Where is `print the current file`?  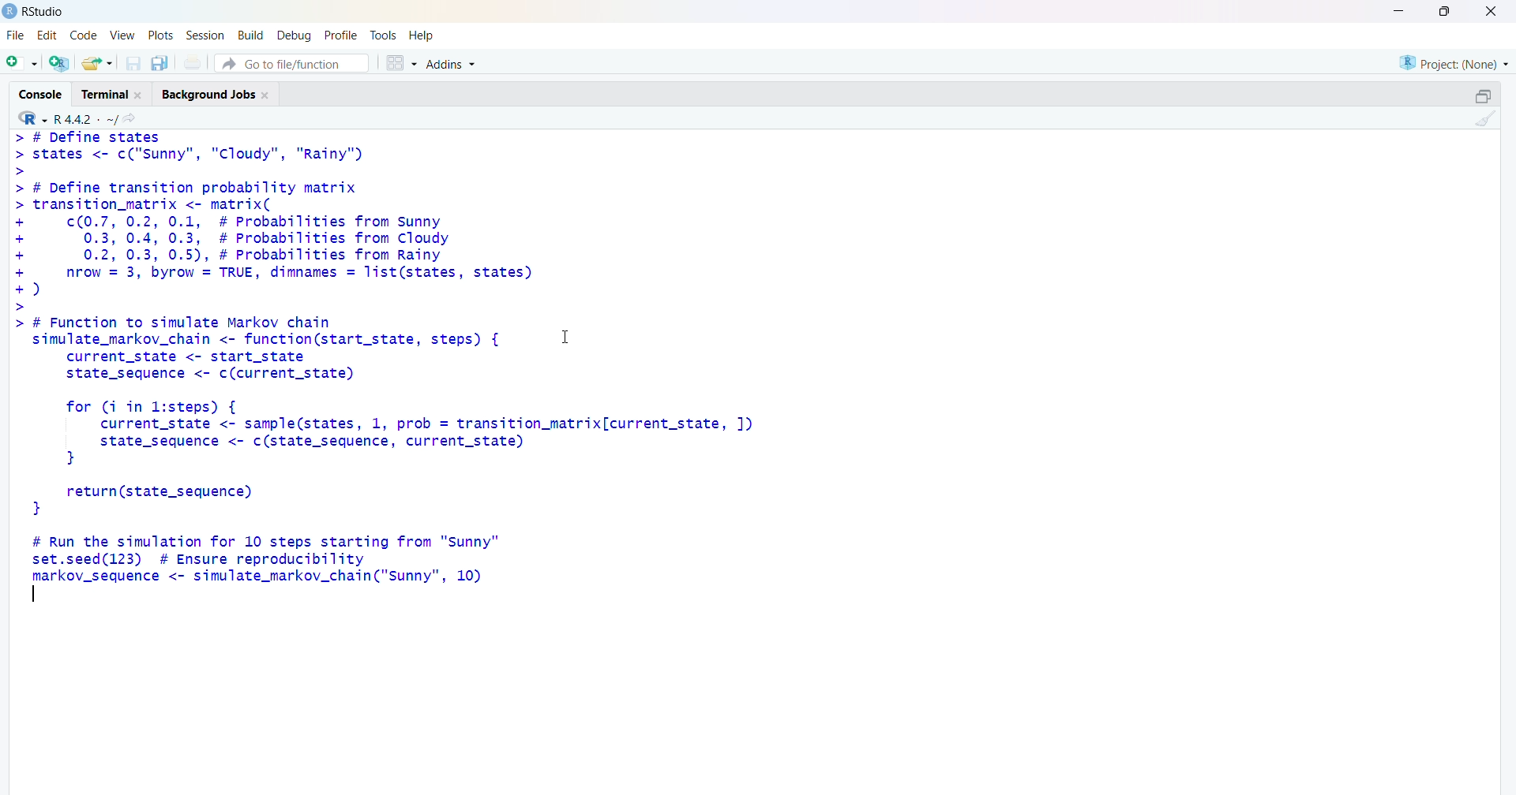
print the current file is located at coordinates (196, 62).